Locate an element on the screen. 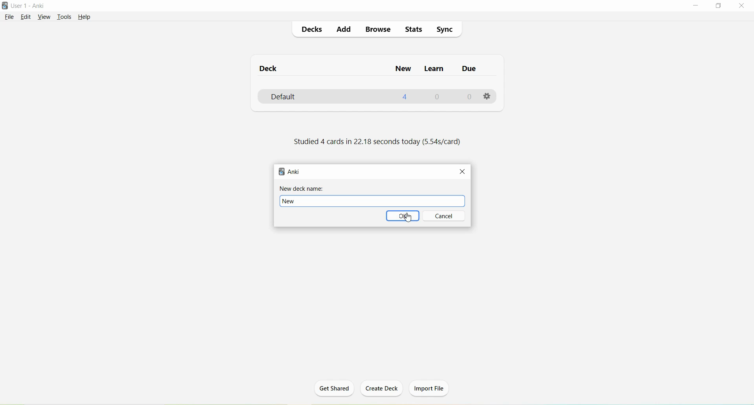 The image size is (754, 405). Tools is located at coordinates (64, 17).